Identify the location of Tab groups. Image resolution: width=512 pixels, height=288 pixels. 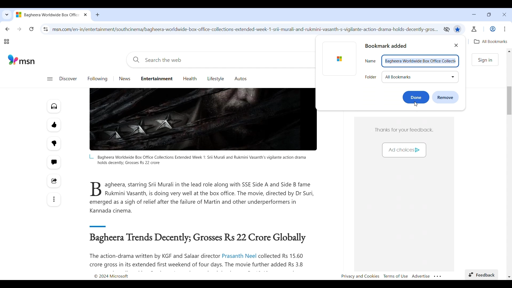
(6, 42).